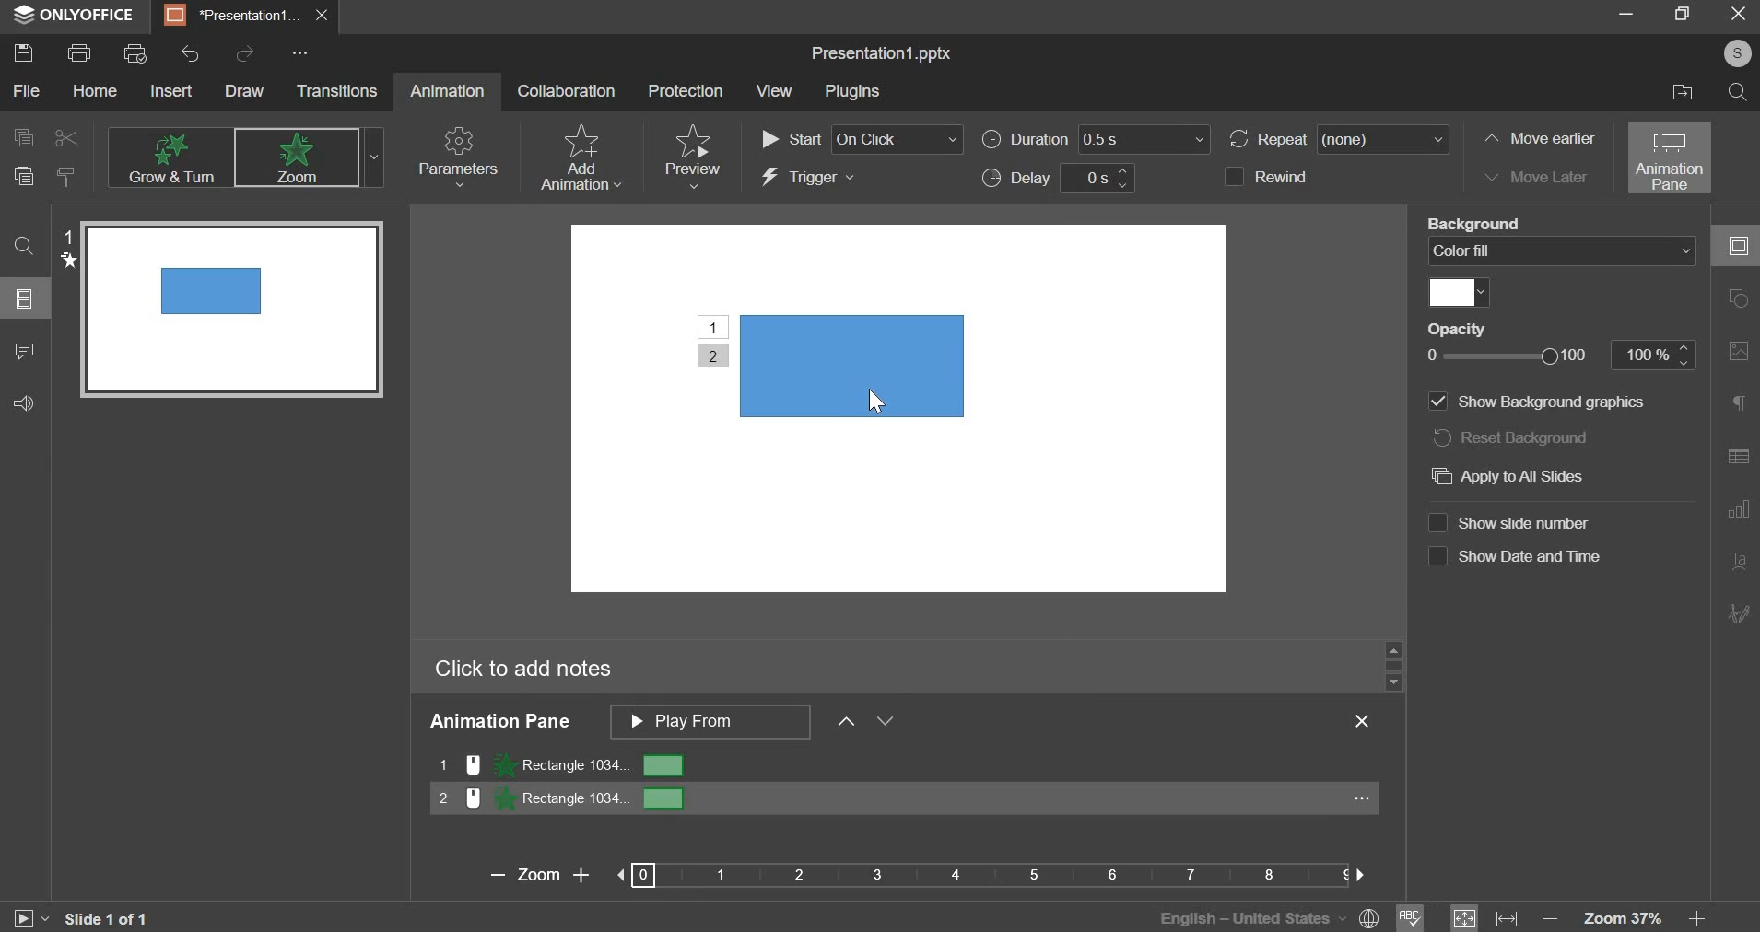  Describe the element at coordinates (1738, 299) in the screenshot. I see `slide layout` at that location.